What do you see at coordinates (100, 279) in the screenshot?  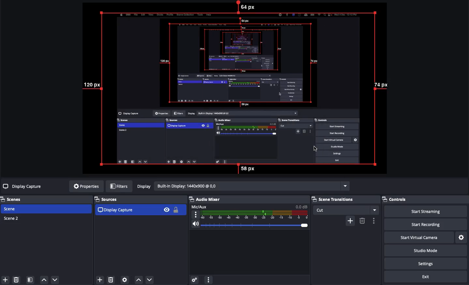 I see `Add` at bounding box center [100, 279].